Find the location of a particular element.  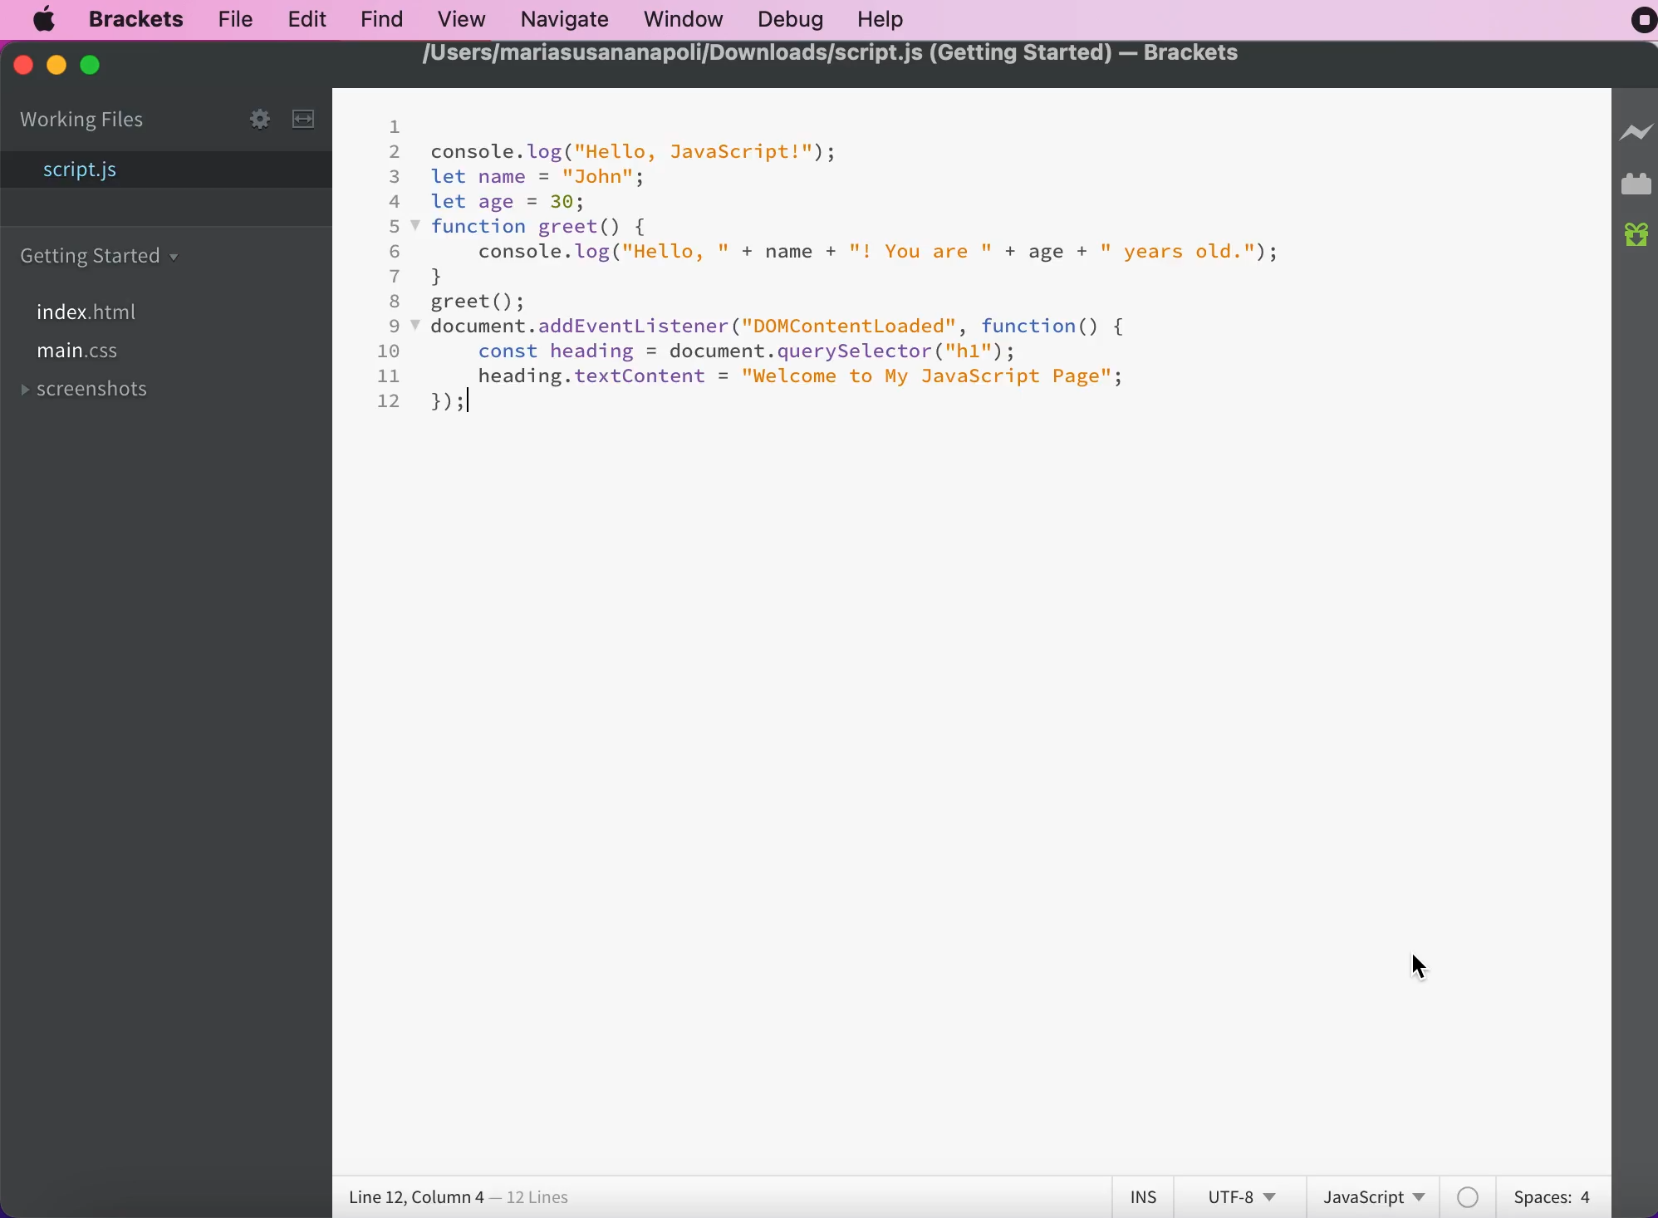

screenshots is located at coordinates (93, 392).